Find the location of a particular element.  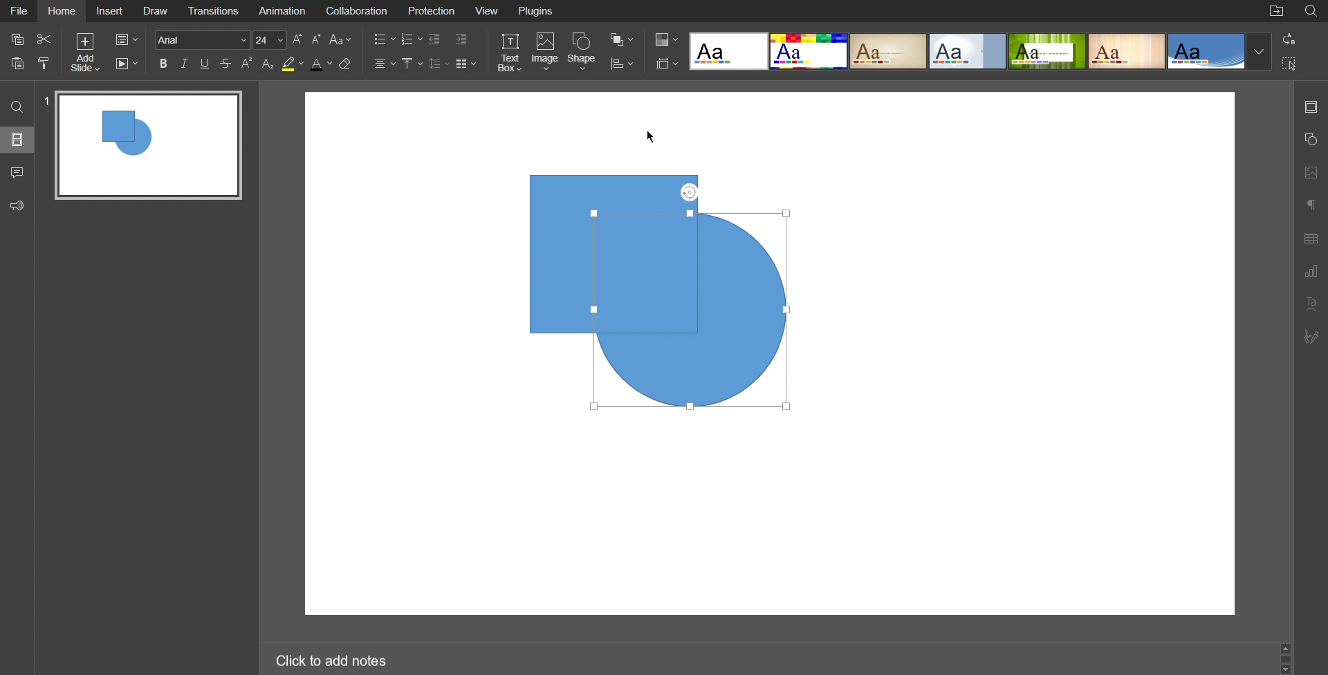

Image Settings is located at coordinates (1311, 172).